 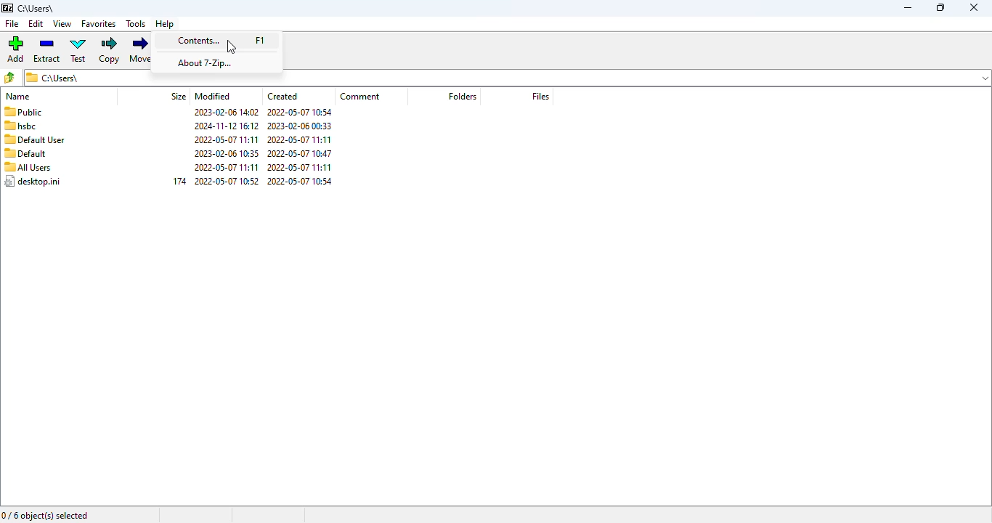 What do you see at coordinates (37, 8) in the screenshot?
I see `folder name` at bounding box center [37, 8].